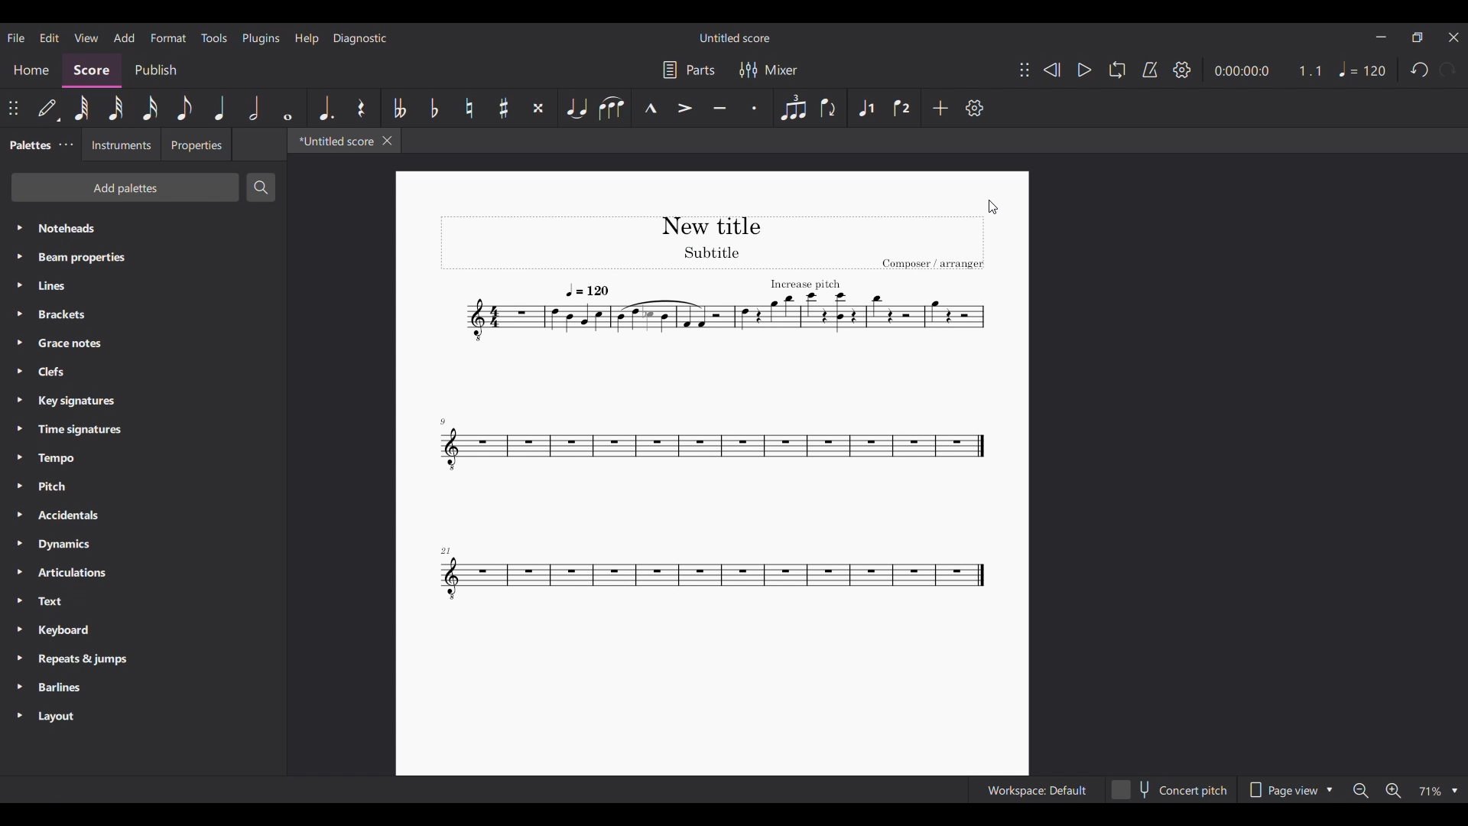 This screenshot has width=1468, height=826. I want to click on Settings, so click(1182, 70).